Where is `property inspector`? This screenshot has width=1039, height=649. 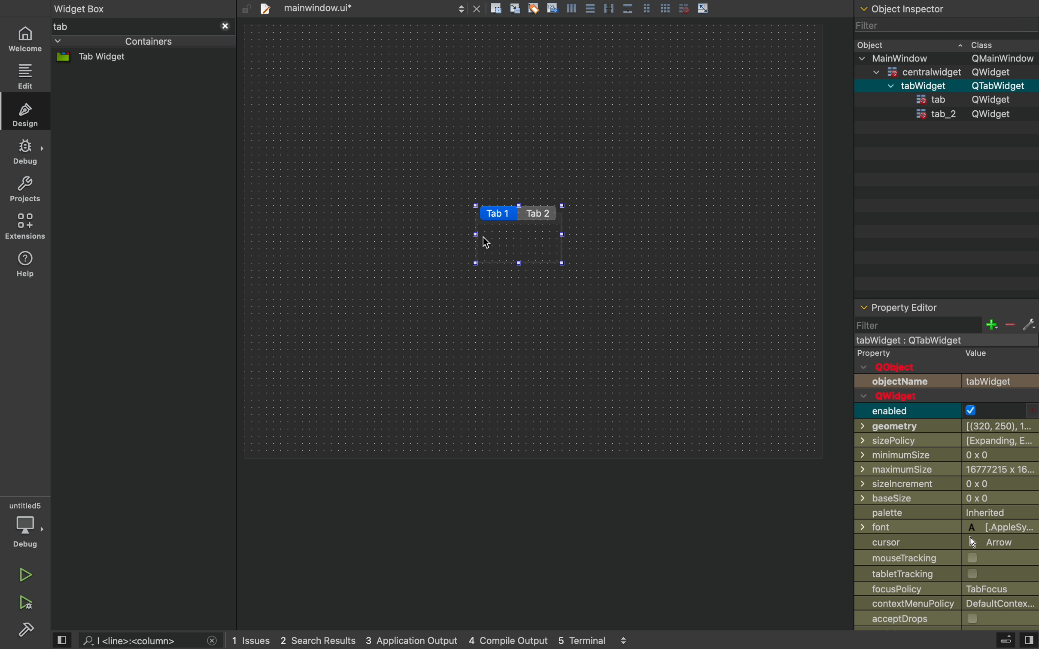 property inspector is located at coordinates (946, 307).